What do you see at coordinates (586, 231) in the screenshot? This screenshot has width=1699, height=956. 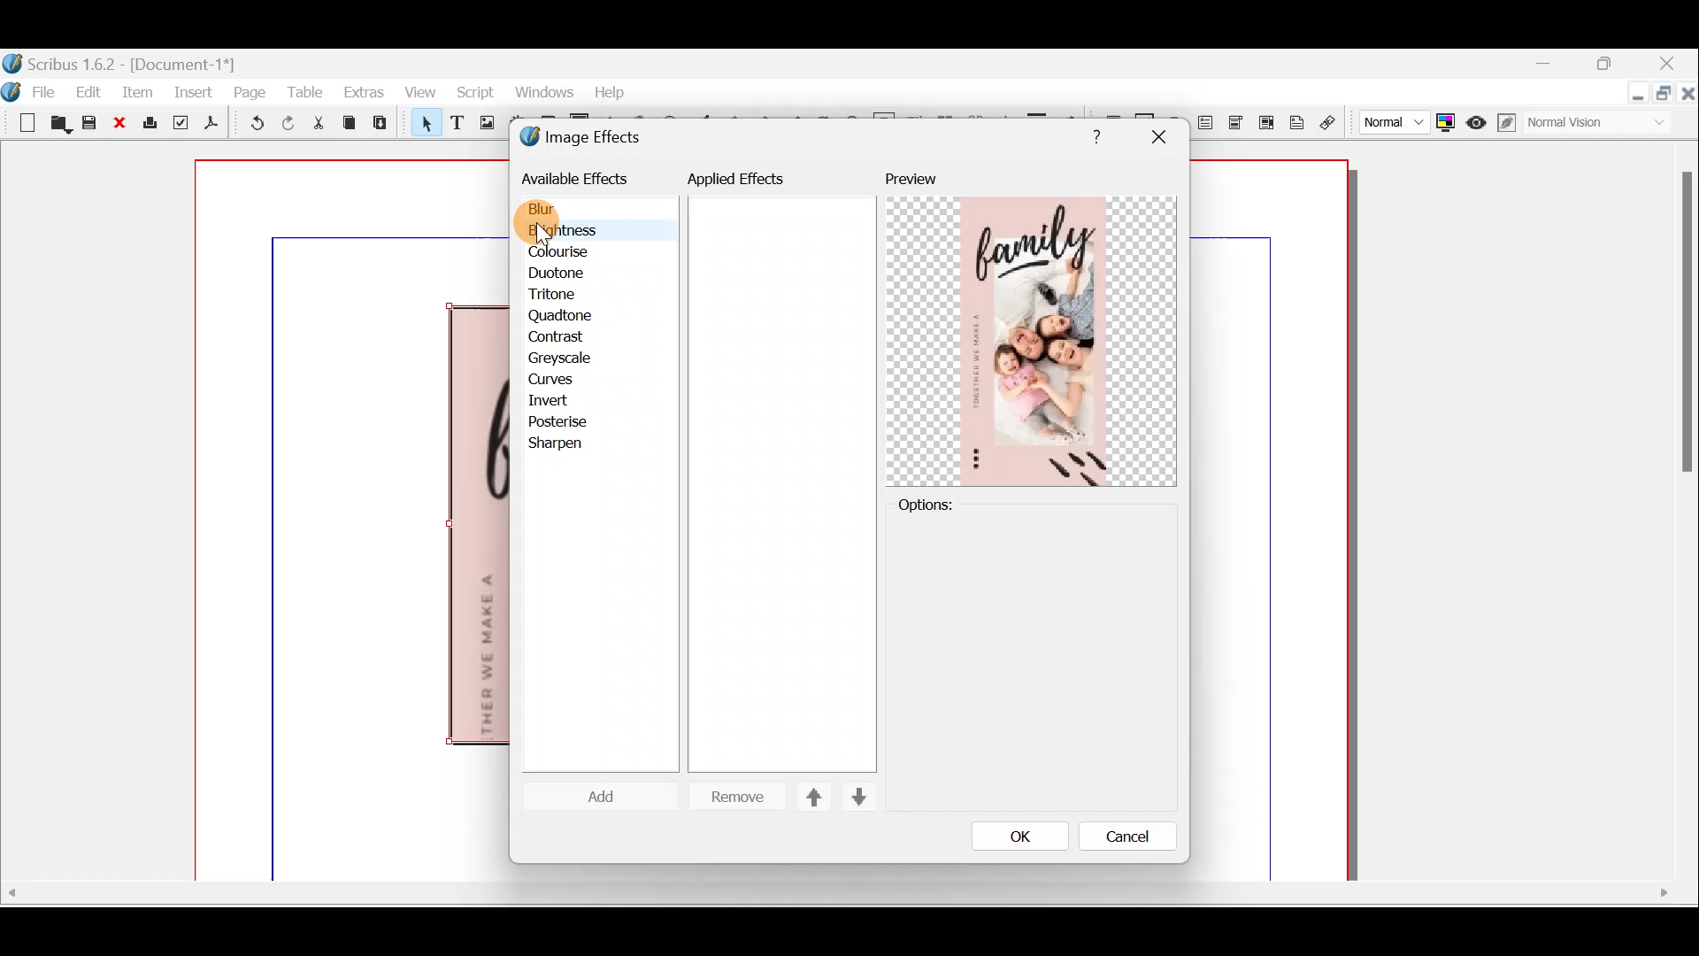 I see `Brightness` at bounding box center [586, 231].